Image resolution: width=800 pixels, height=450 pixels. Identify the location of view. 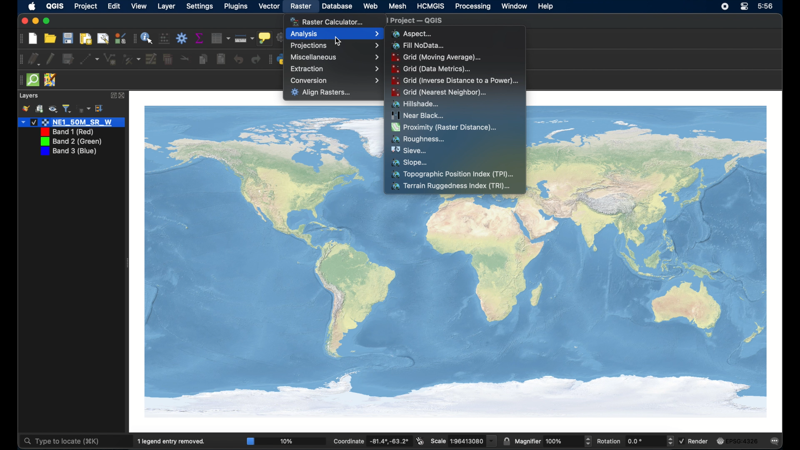
(140, 6).